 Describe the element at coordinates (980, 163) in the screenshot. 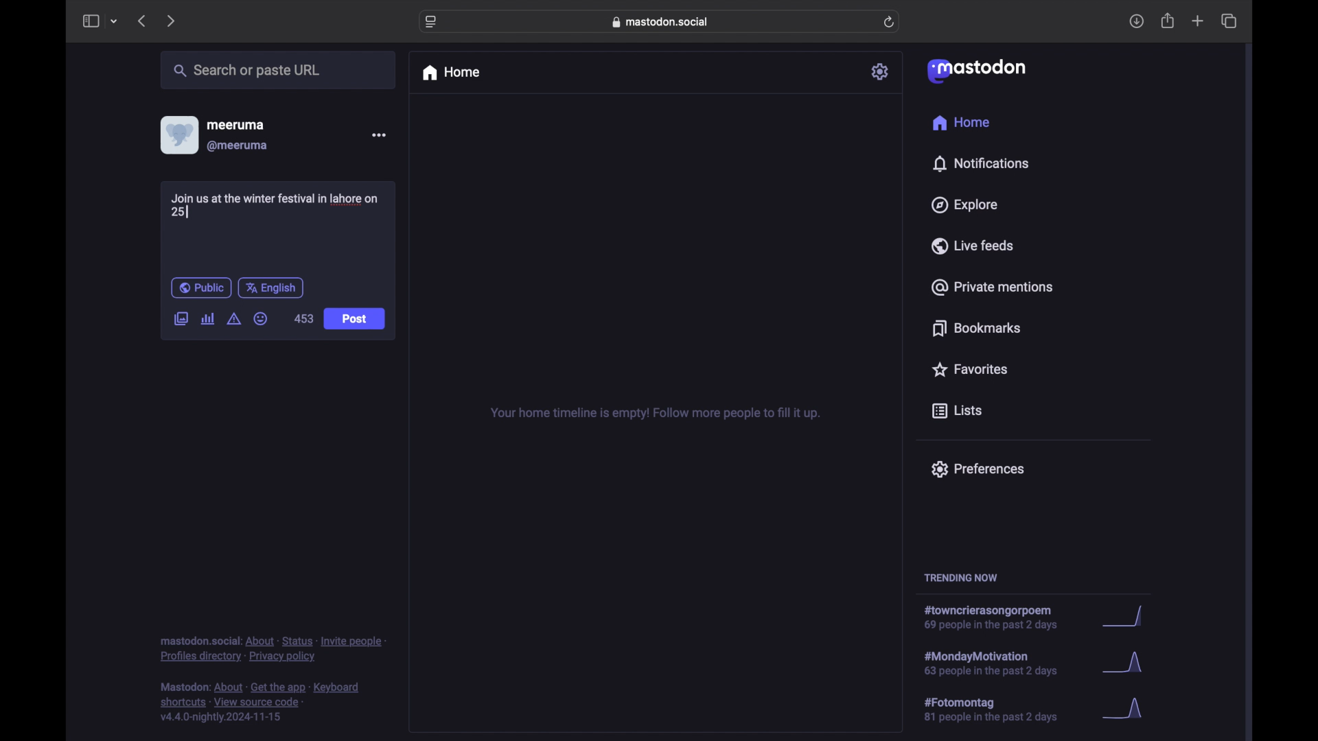

I see `notifications` at that location.